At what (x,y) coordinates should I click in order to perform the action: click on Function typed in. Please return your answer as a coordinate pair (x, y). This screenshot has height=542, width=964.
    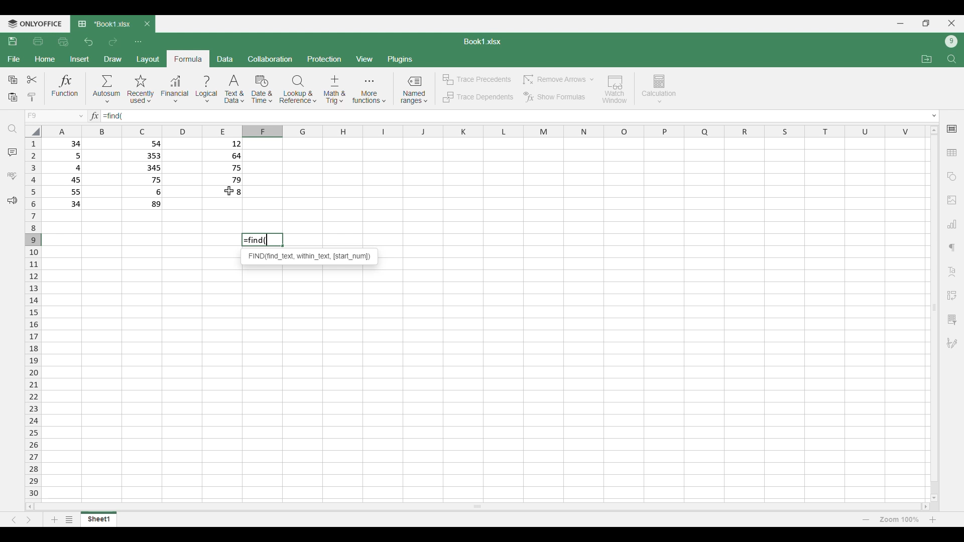
    Looking at the image, I should click on (113, 116).